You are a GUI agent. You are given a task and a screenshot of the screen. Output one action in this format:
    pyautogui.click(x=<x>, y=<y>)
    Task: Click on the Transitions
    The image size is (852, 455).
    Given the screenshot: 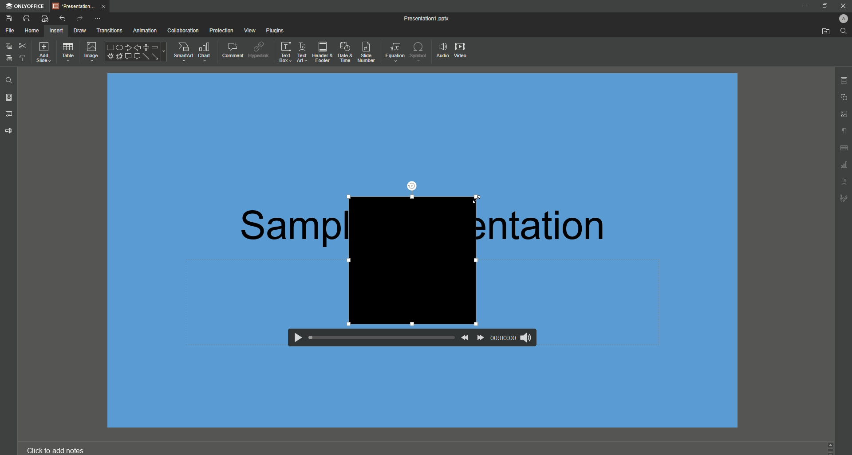 What is the action you would take?
    pyautogui.click(x=109, y=31)
    